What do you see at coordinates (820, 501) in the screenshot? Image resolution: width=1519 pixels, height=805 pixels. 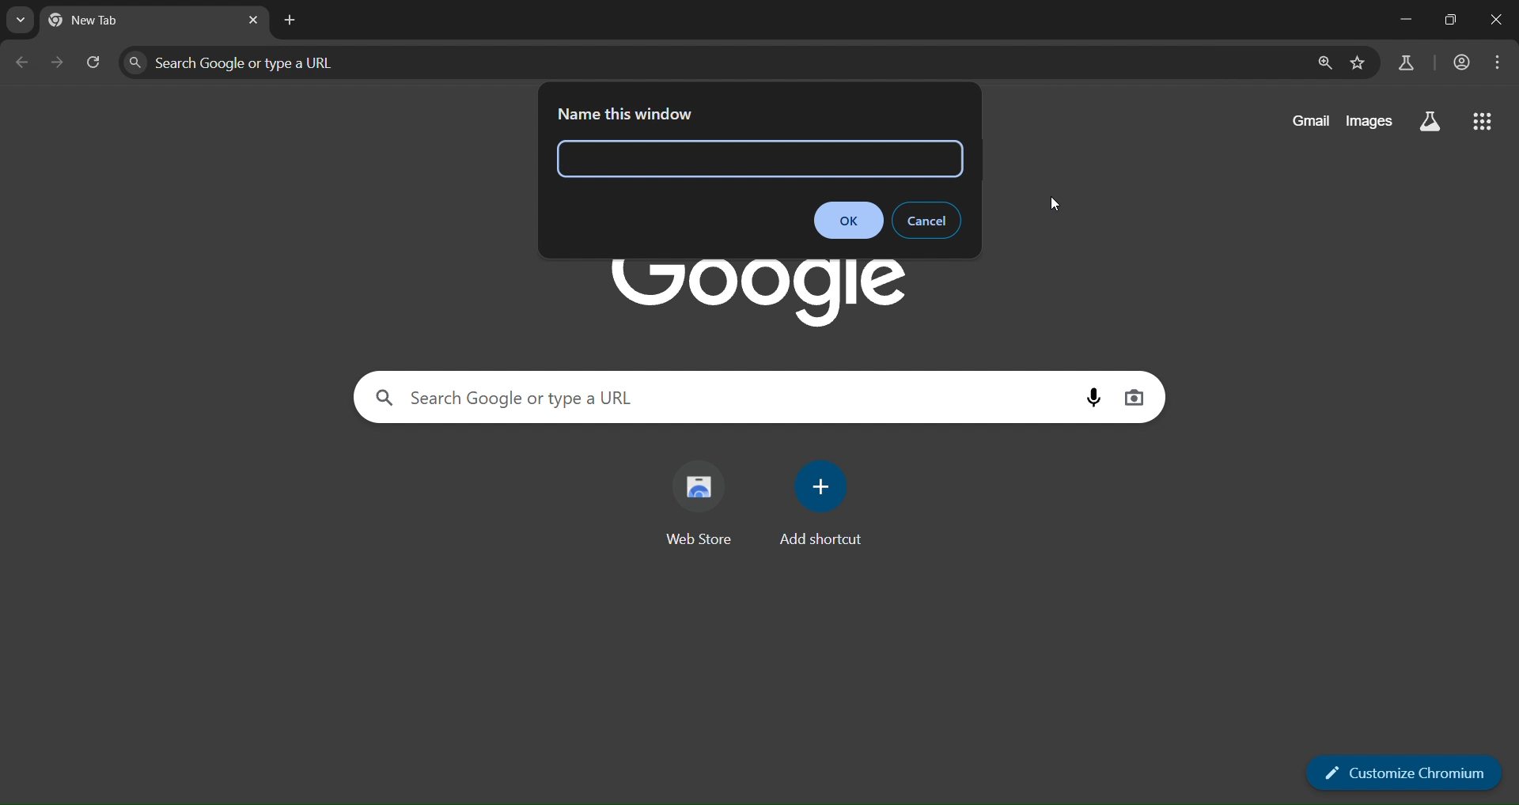 I see `add shortcut` at bounding box center [820, 501].